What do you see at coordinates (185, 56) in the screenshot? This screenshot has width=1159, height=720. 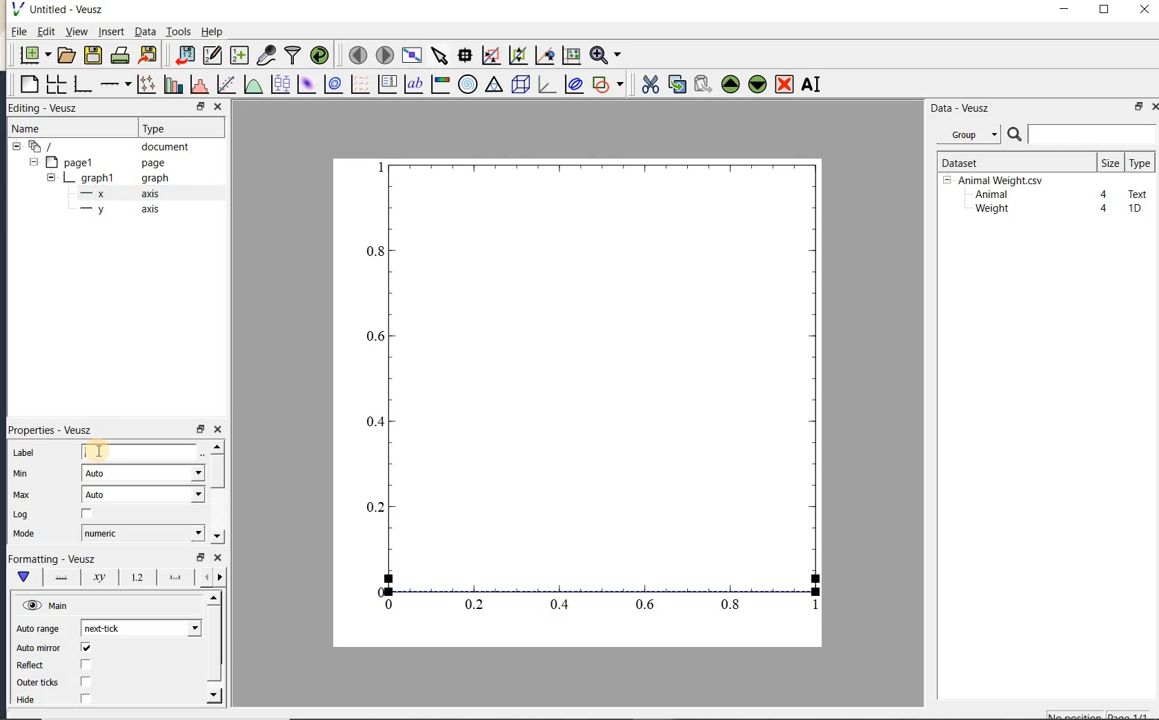 I see `import data into Veusz` at bounding box center [185, 56].